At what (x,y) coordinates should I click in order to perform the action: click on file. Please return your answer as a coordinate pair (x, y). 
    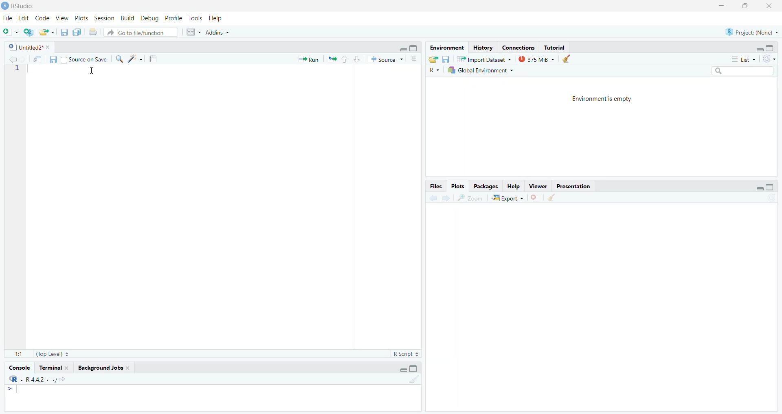
    Looking at the image, I should click on (7, 17).